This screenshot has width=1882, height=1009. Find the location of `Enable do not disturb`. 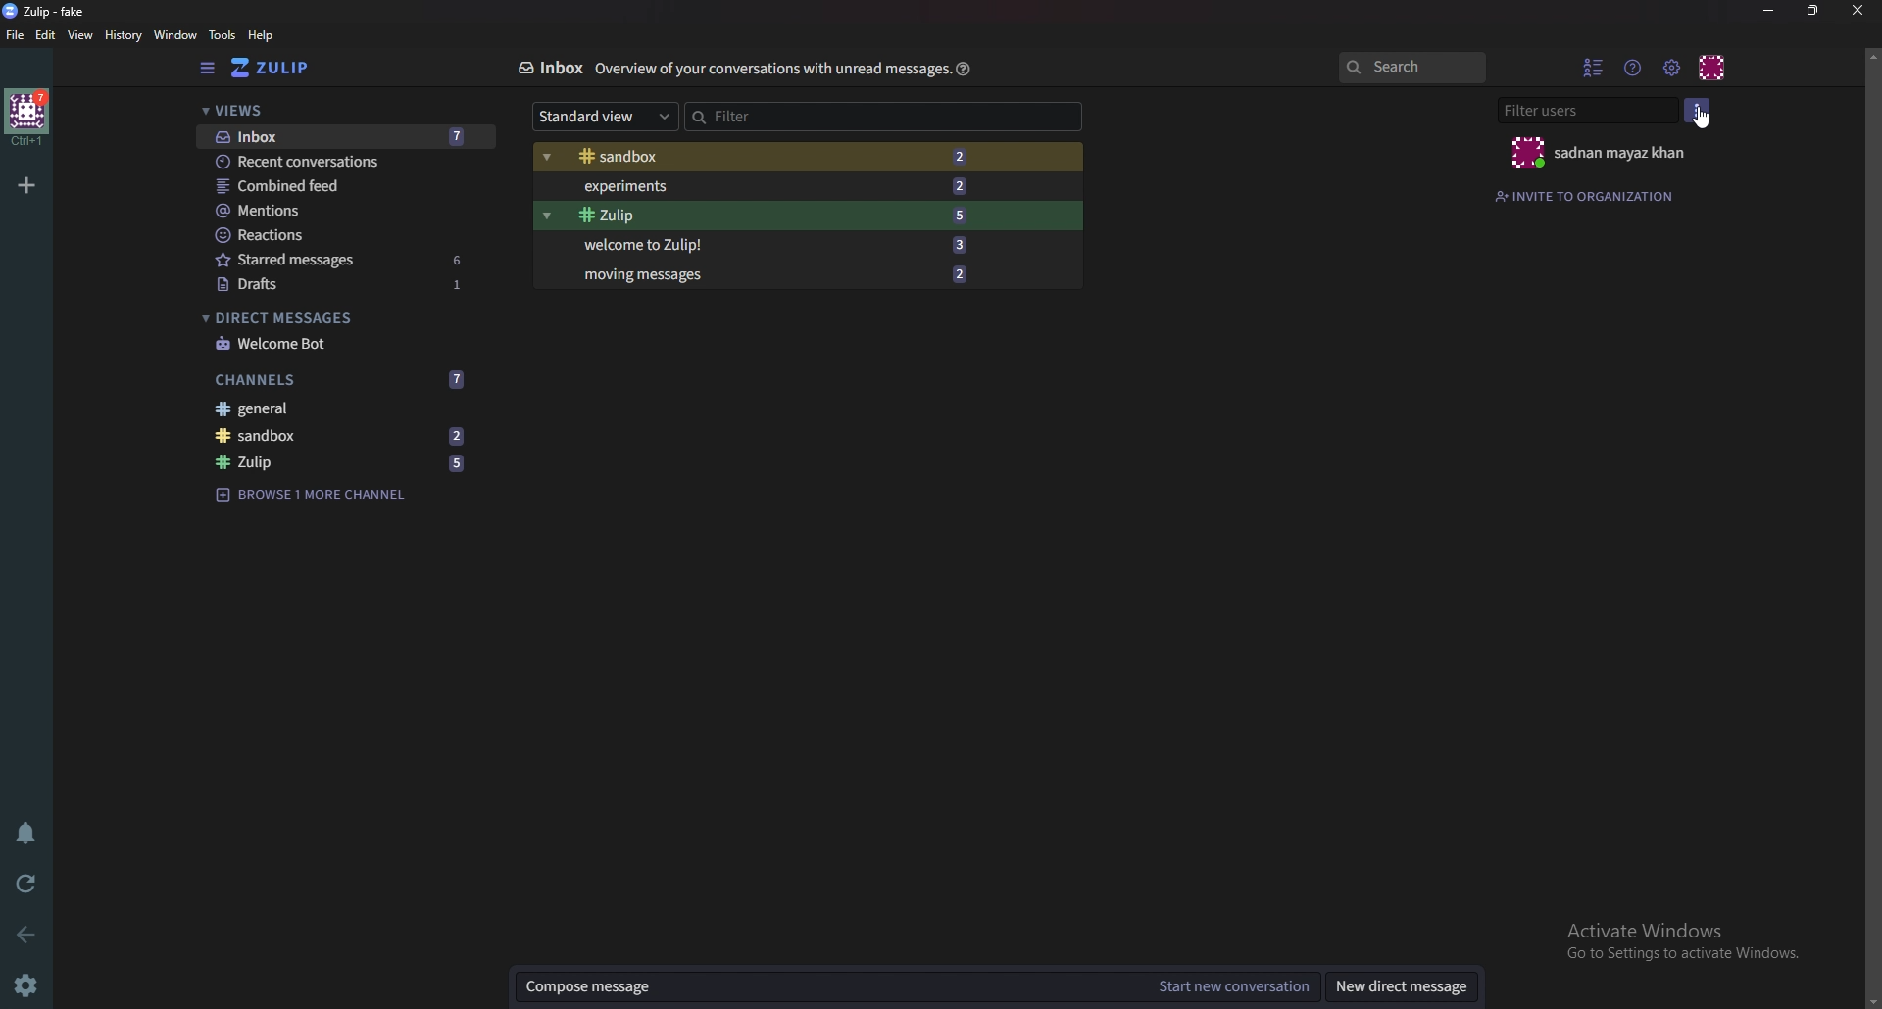

Enable do not disturb is located at coordinates (27, 836).